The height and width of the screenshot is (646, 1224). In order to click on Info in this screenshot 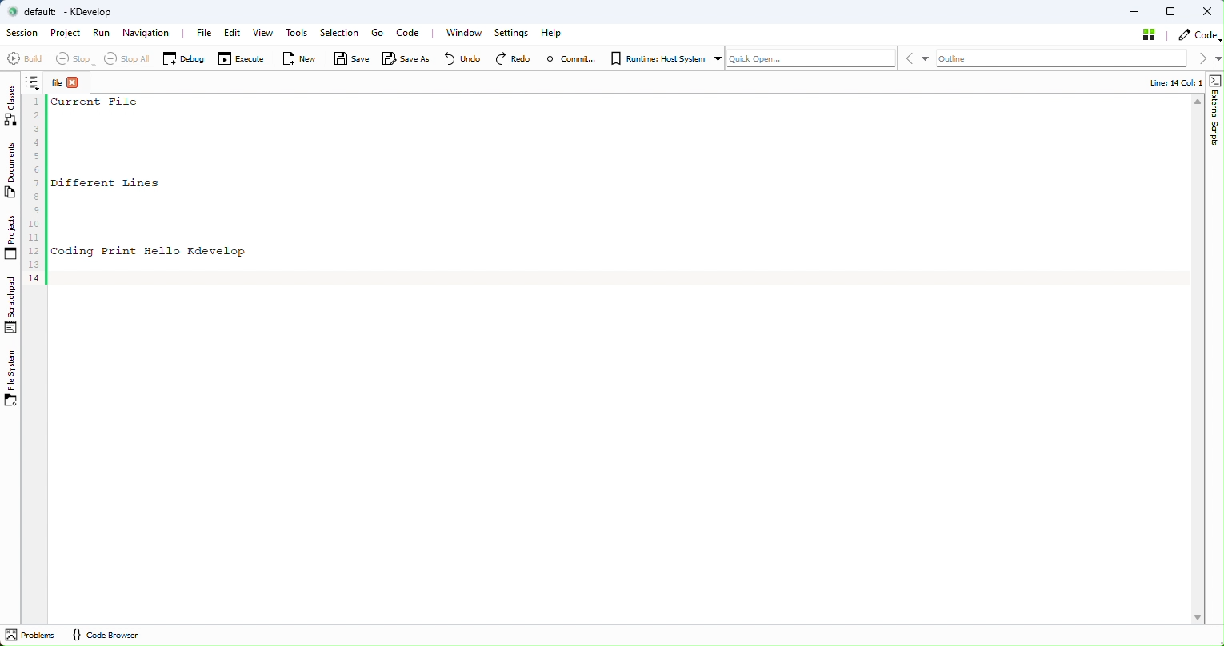, I will do `click(1168, 82)`.